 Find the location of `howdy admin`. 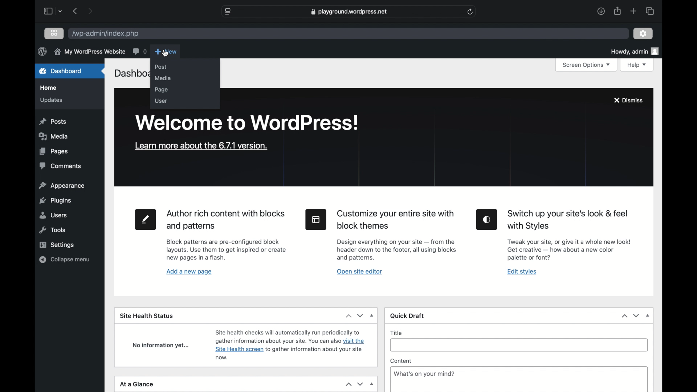

howdy admin is located at coordinates (634, 52).